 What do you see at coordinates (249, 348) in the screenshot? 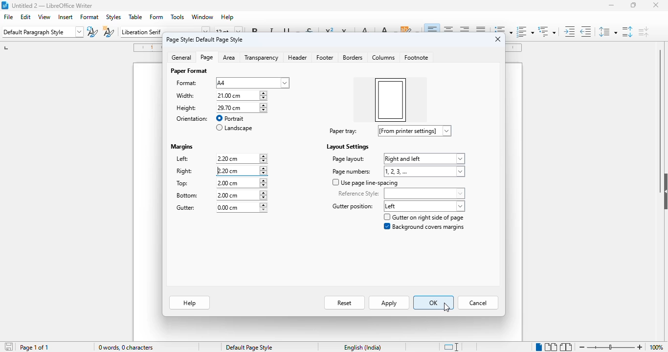
I see `default page style` at bounding box center [249, 348].